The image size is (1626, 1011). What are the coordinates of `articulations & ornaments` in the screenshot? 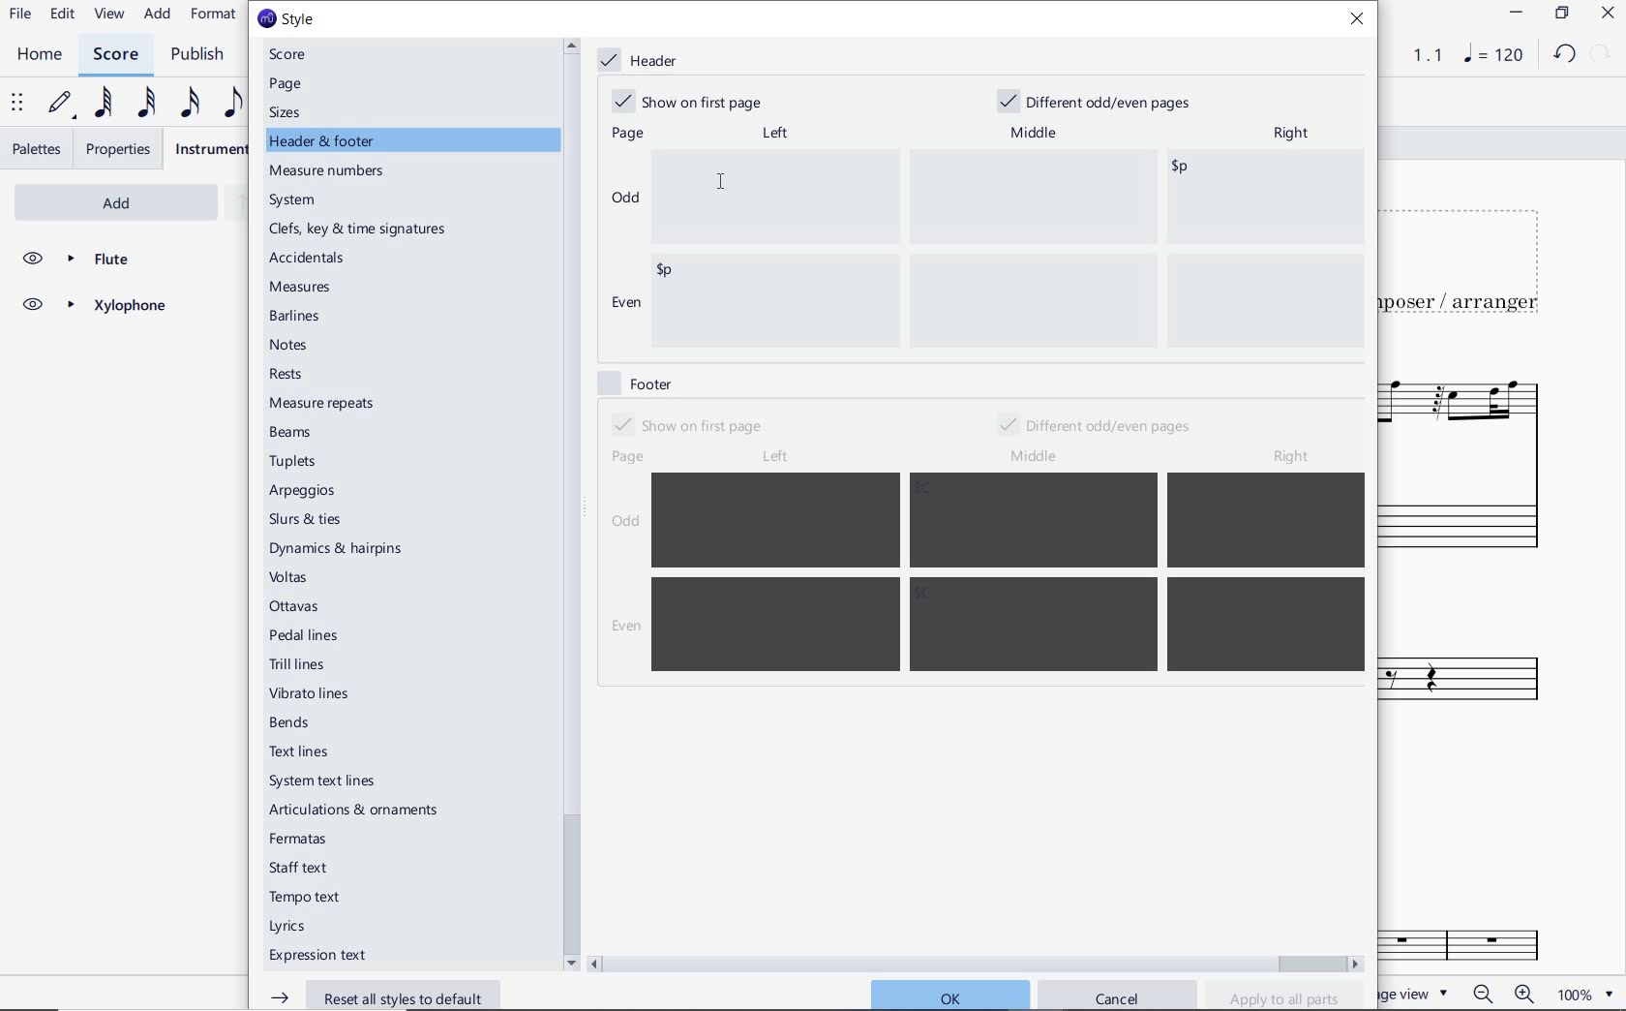 It's located at (359, 812).